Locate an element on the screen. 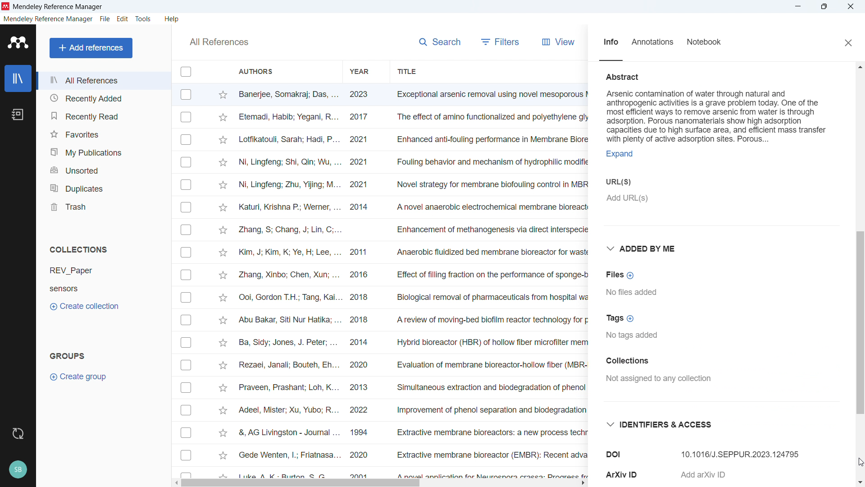 This screenshot has width=865, height=487. add ar xiv id is located at coordinates (702, 475).